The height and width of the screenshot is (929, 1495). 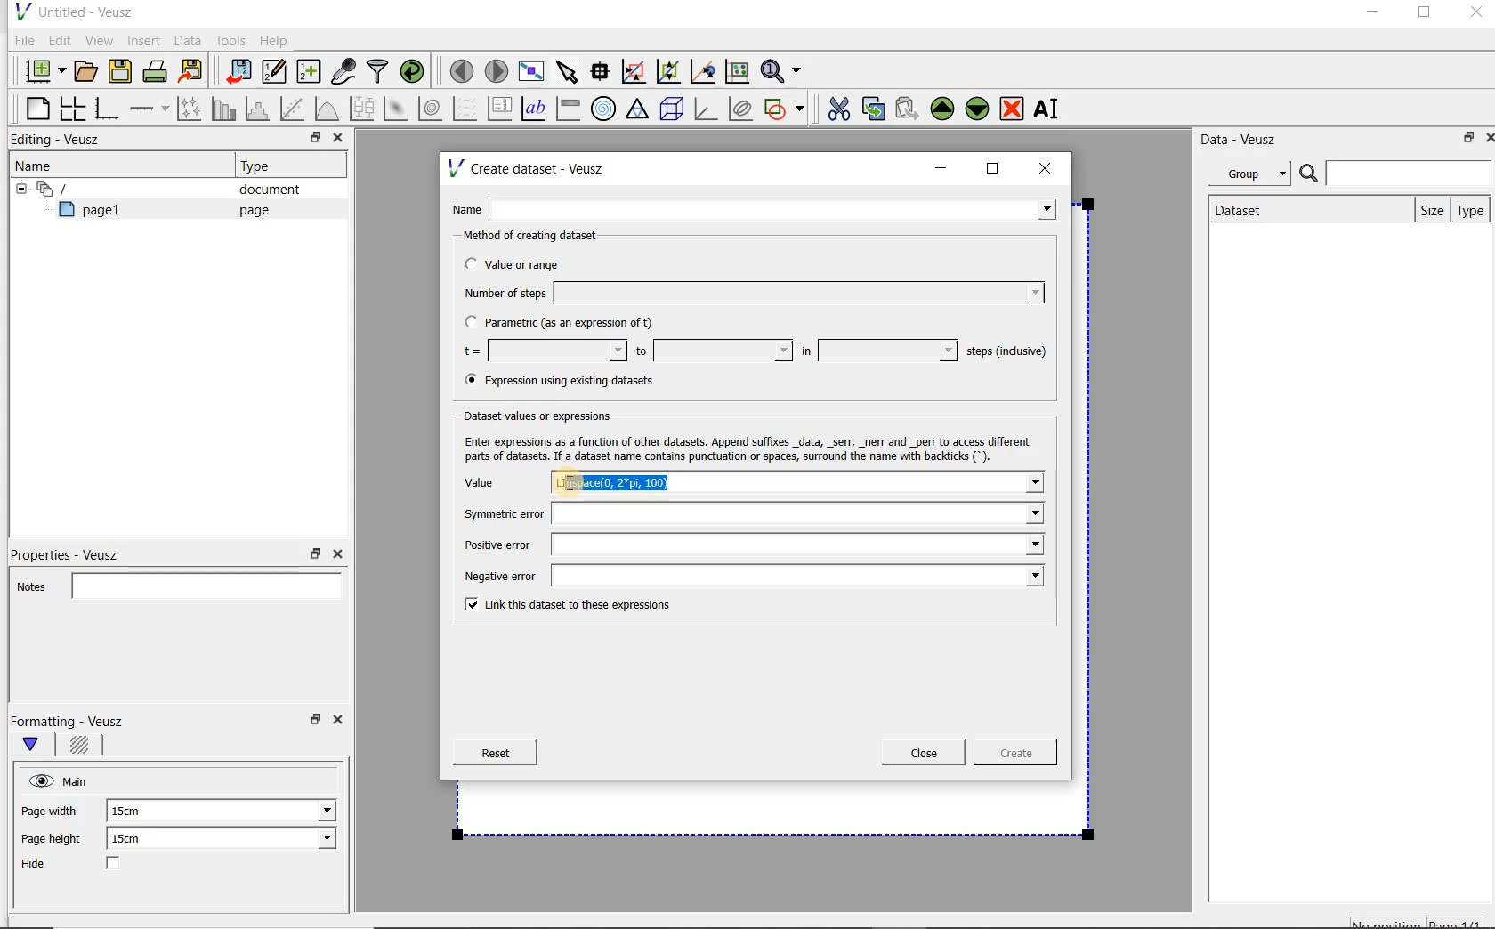 I want to click on Close, so click(x=336, y=554).